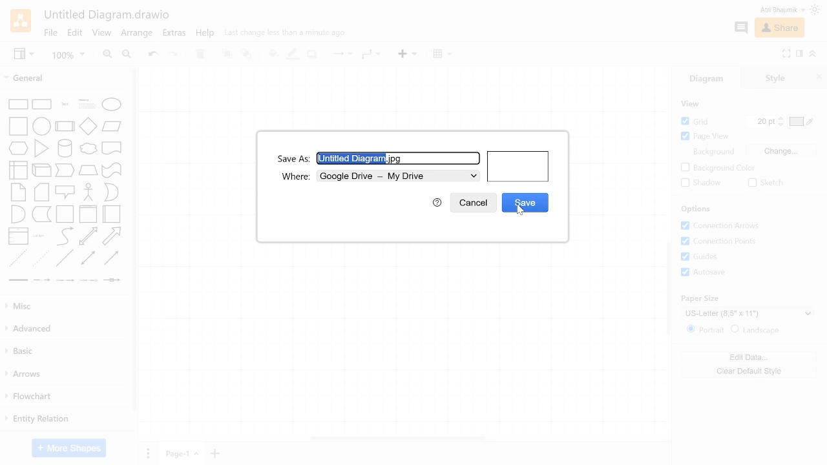 Image resolution: width=827 pixels, height=465 pixels. What do you see at coordinates (68, 371) in the screenshot?
I see `Arrows` at bounding box center [68, 371].